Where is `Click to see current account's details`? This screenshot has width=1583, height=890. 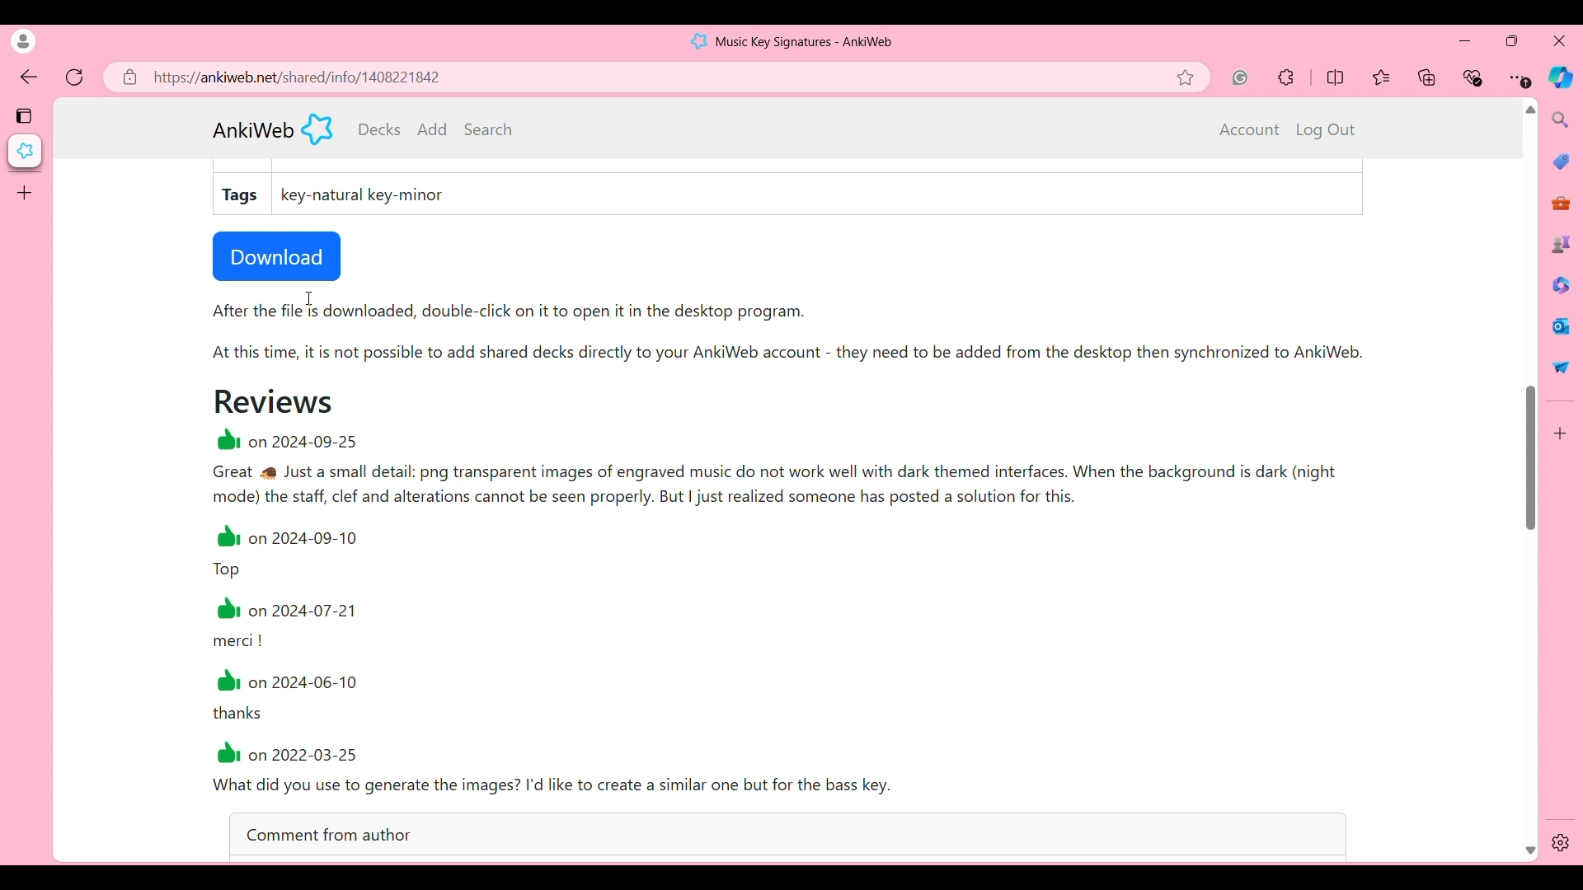
Click to see current account's details is located at coordinates (23, 41).